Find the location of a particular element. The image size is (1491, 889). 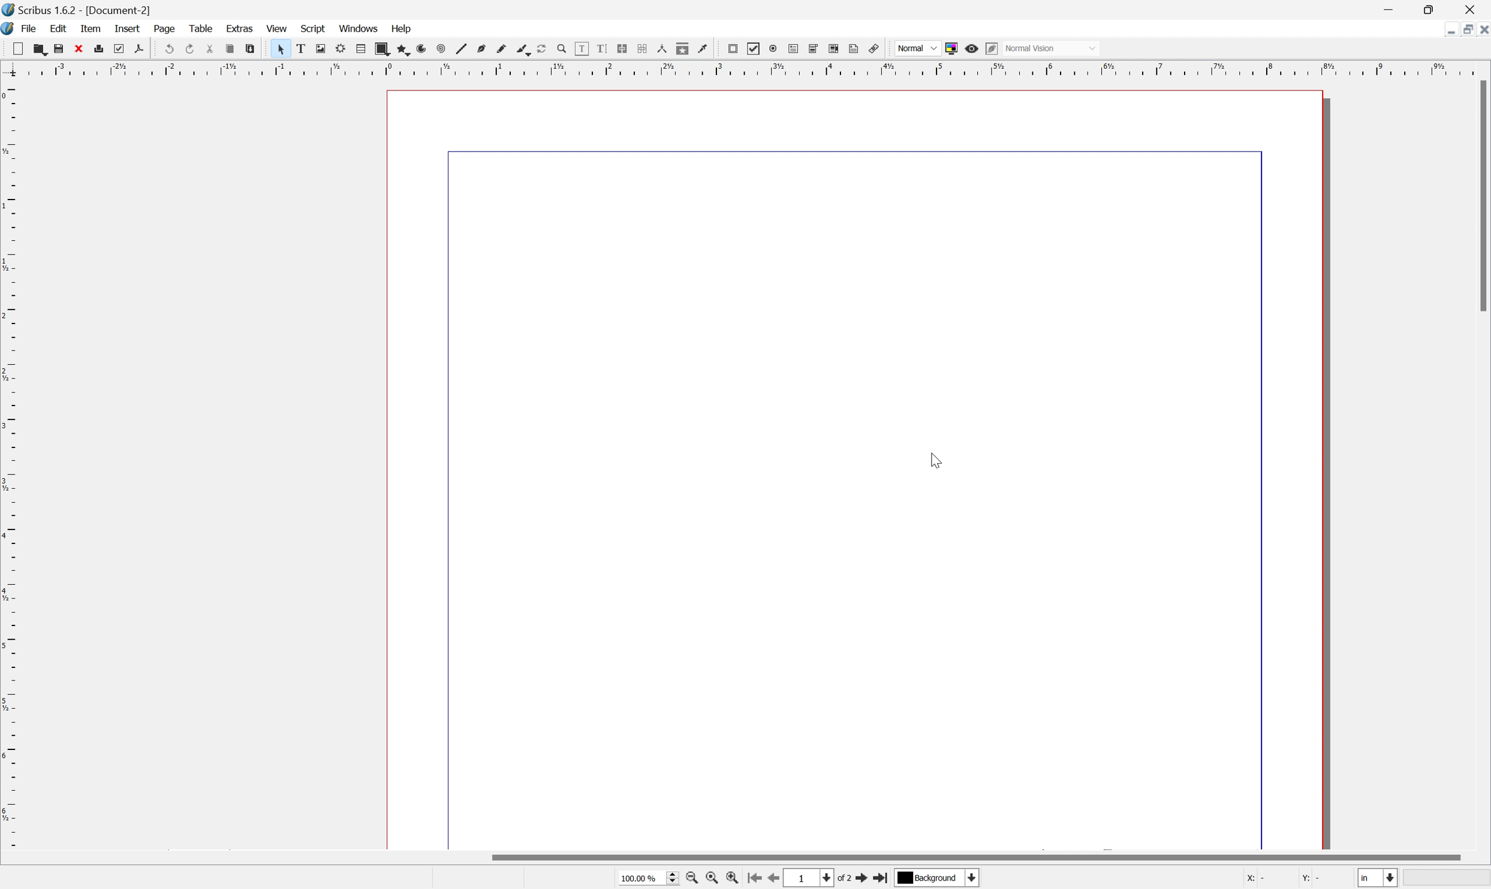

pdf radio button is located at coordinates (773, 47).